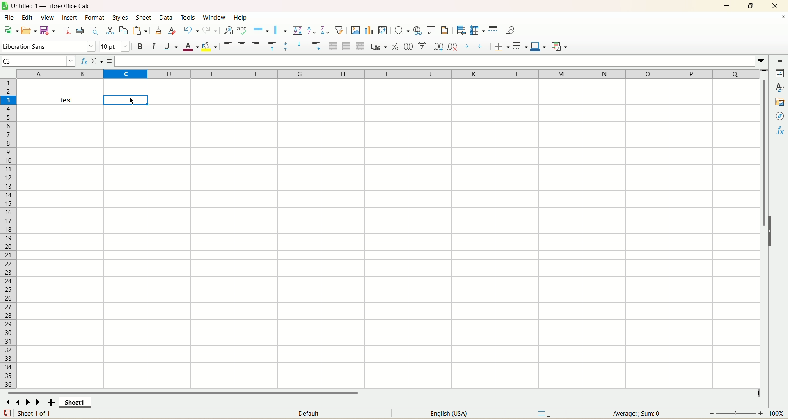  Describe the element at coordinates (736, 413) in the screenshot. I see `zoom bar` at that location.